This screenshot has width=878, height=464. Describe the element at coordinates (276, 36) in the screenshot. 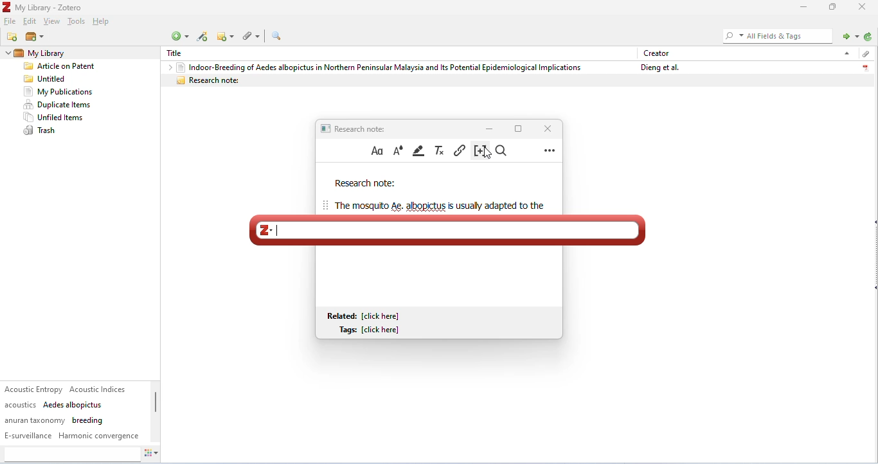

I see `advanced search` at that location.